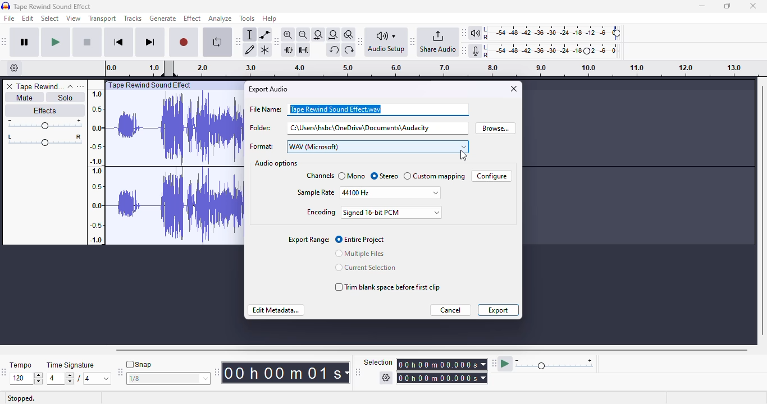  Describe the element at coordinates (221, 19) in the screenshot. I see `analyze` at that location.